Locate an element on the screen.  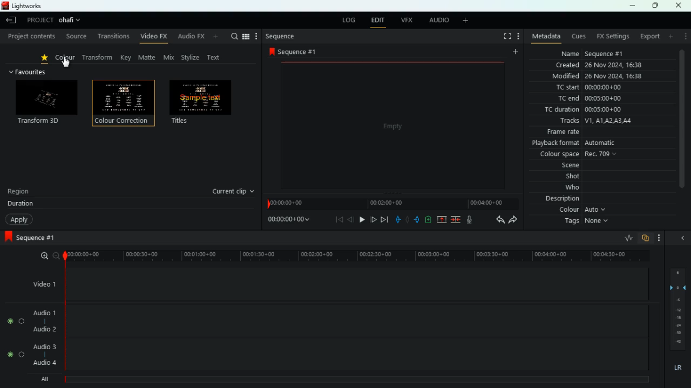
scene is located at coordinates (558, 166).